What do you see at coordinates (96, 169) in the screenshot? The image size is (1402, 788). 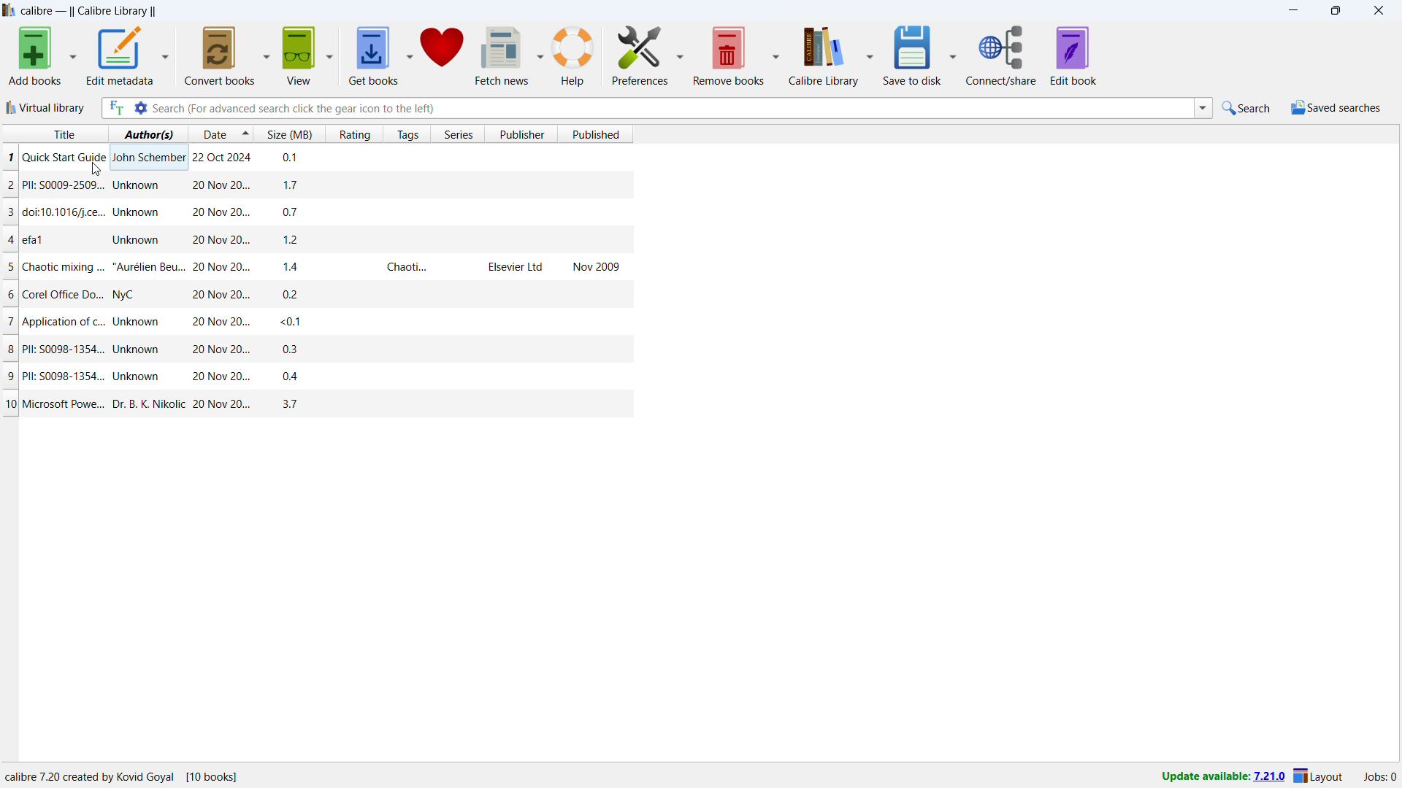 I see `cursor` at bounding box center [96, 169].